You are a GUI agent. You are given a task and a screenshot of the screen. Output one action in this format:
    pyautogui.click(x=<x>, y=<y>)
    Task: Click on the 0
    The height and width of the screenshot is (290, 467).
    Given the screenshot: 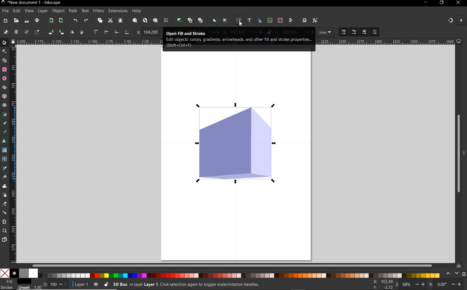 What is the action you would take?
    pyautogui.click(x=443, y=284)
    